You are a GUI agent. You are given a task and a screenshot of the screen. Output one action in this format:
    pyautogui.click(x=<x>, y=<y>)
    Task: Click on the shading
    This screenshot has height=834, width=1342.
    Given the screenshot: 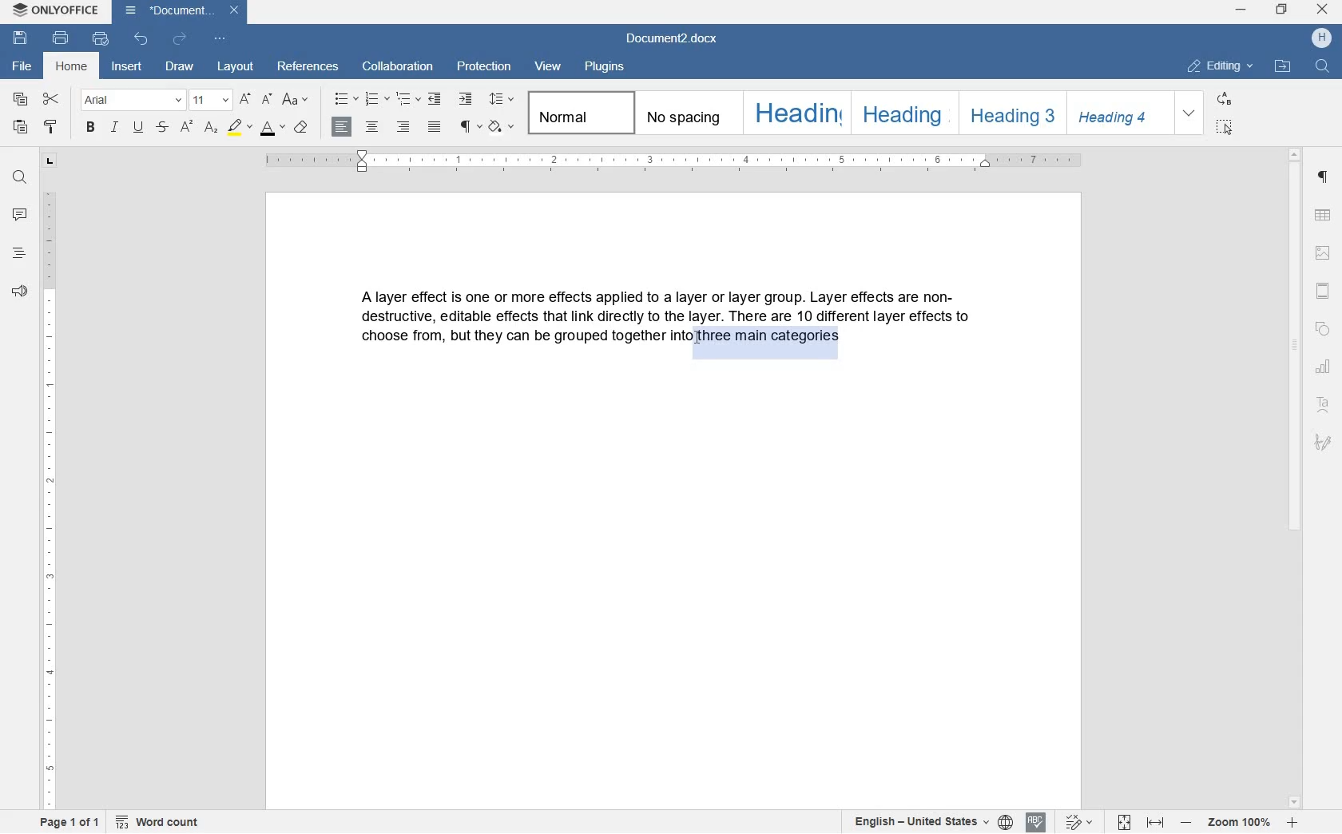 What is the action you would take?
    pyautogui.click(x=502, y=126)
    